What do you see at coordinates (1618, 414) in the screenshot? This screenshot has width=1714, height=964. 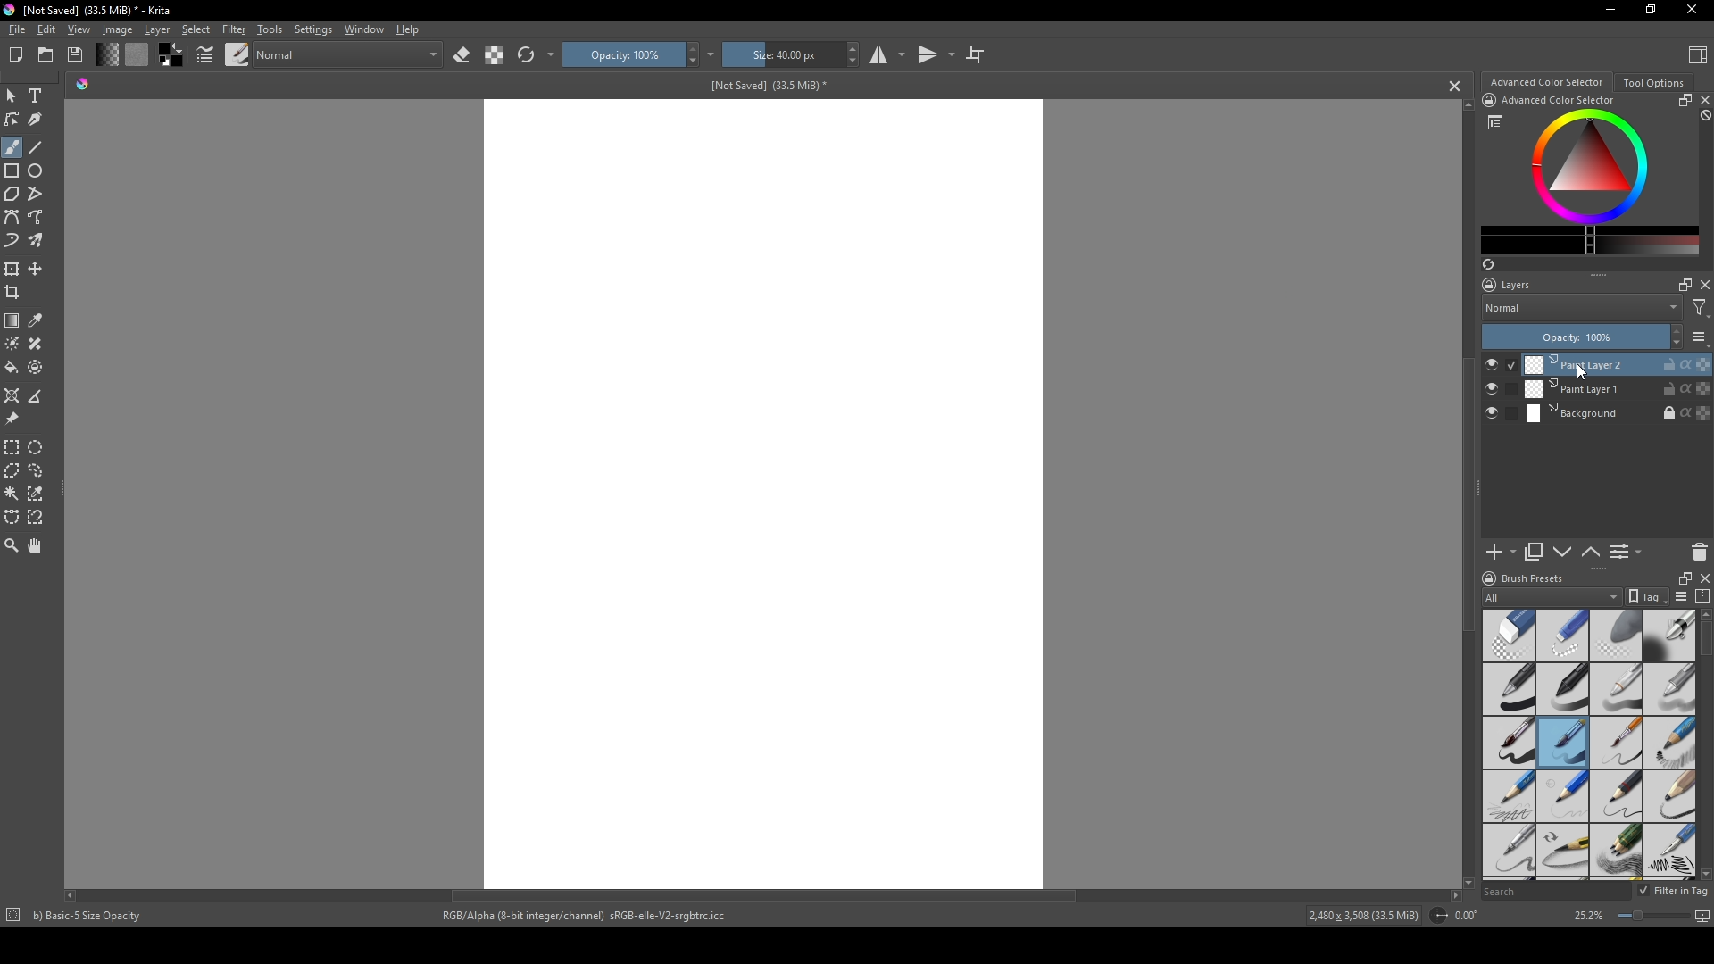 I see `Background` at bounding box center [1618, 414].